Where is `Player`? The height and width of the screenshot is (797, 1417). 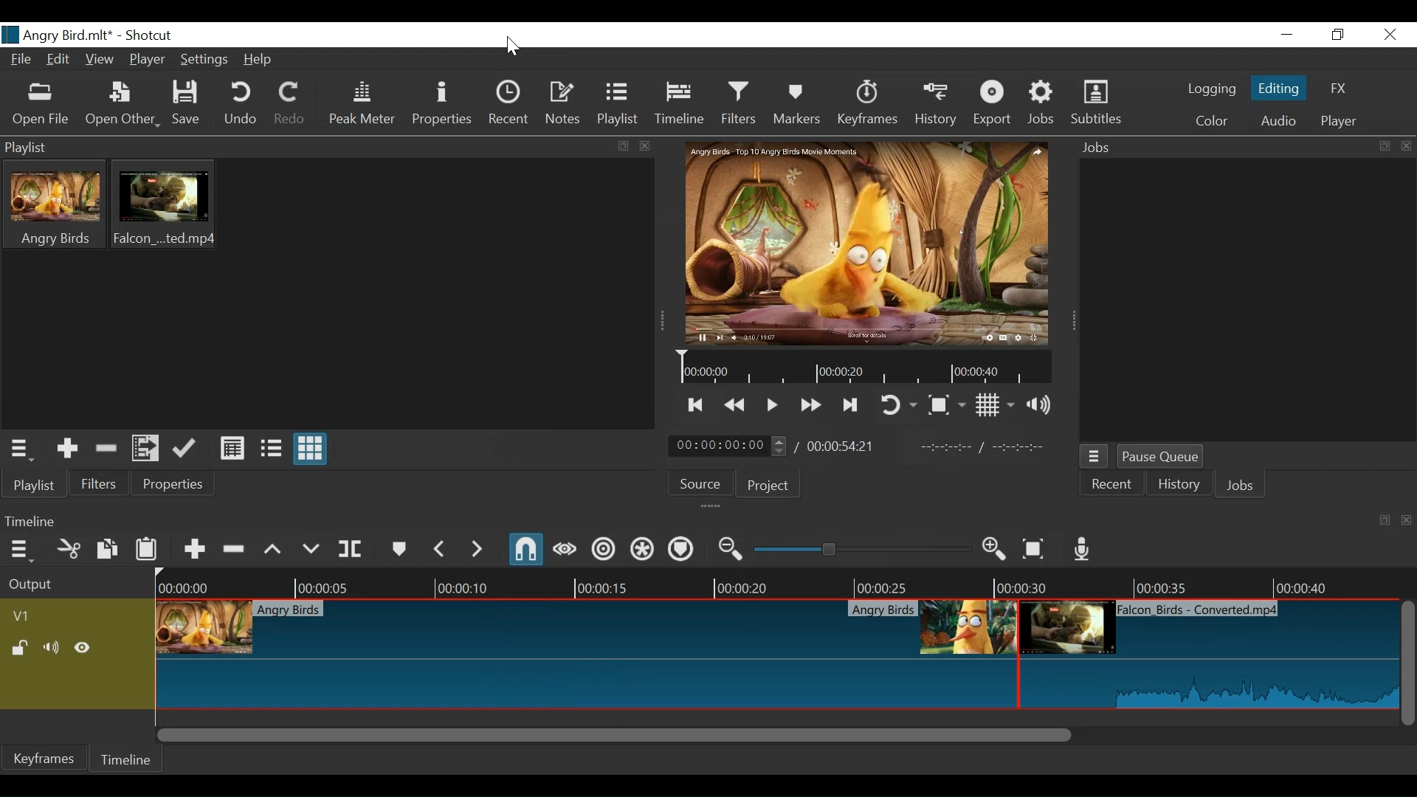
Player is located at coordinates (148, 61).